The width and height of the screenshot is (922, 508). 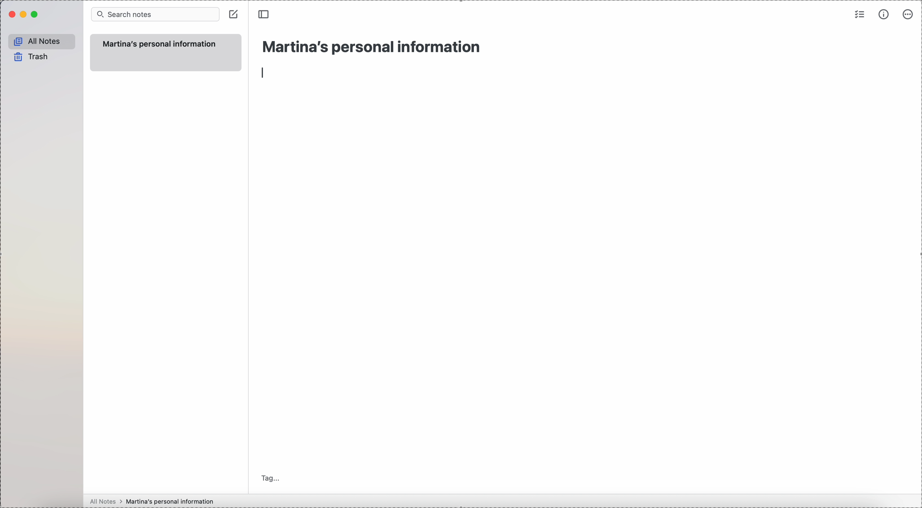 What do you see at coordinates (263, 14) in the screenshot?
I see `toggle sidebar` at bounding box center [263, 14].